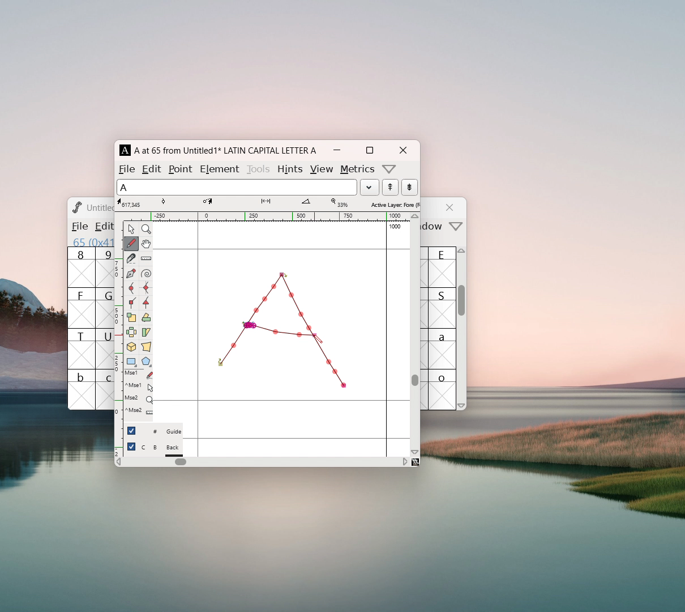 The height and width of the screenshot is (612, 685). Describe the element at coordinates (131, 348) in the screenshot. I see `rotate the selection to 3D and project back to plane` at that location.